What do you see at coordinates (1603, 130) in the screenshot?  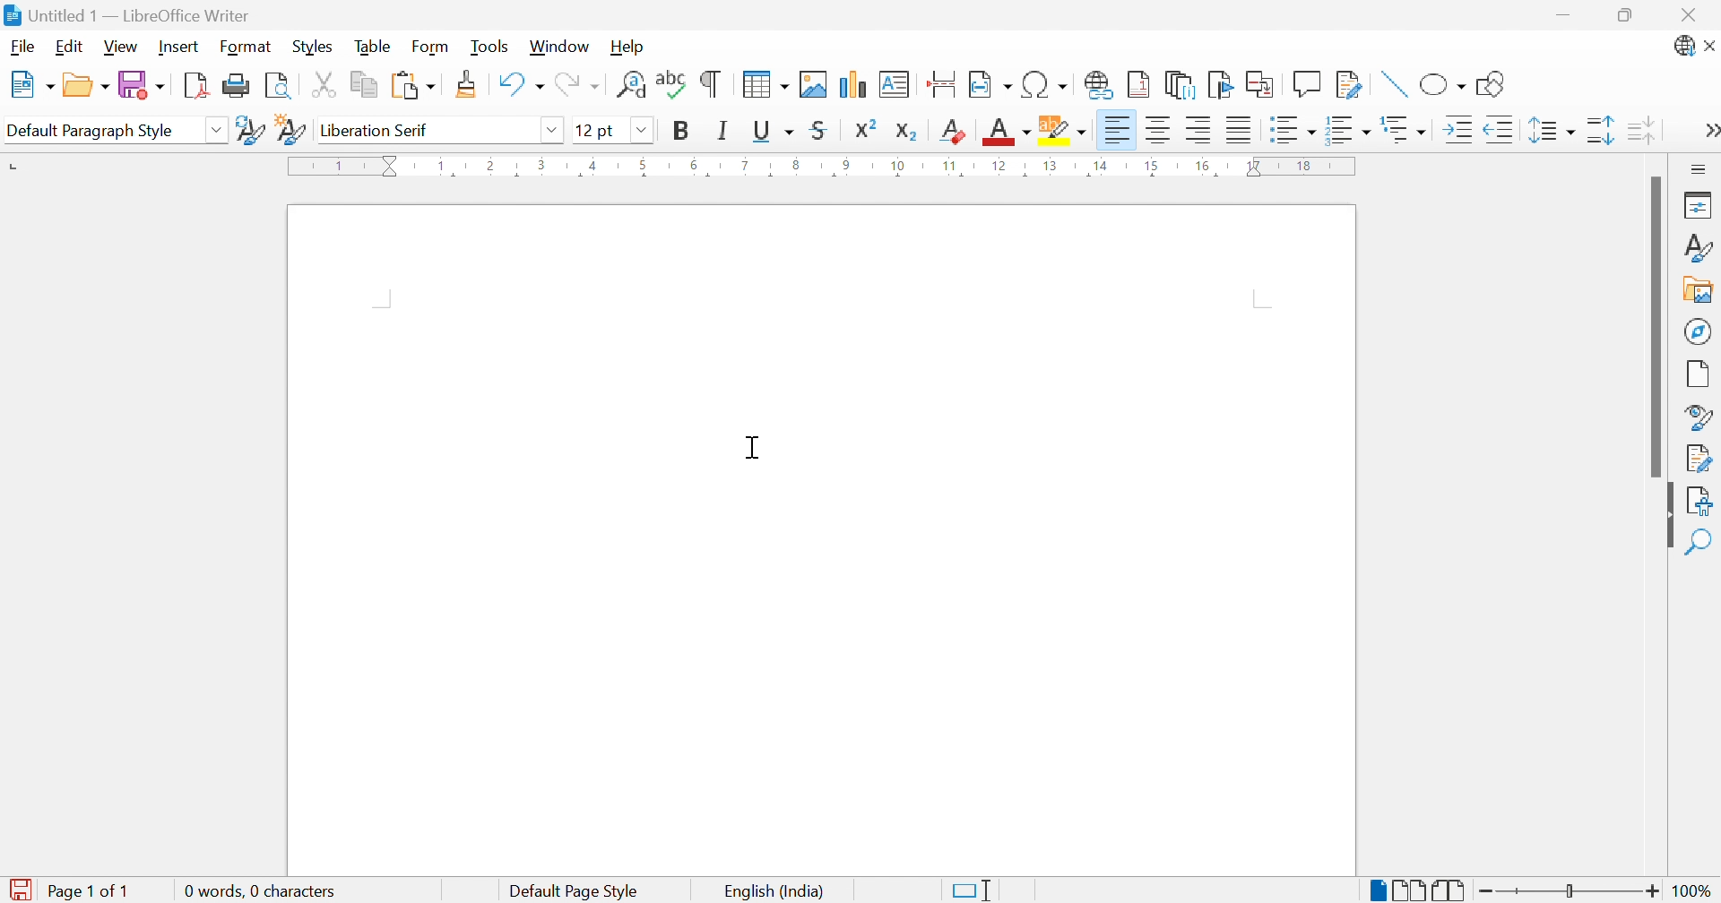 I see `Increase paragraph spacing` at bounding box center [1603, 130].